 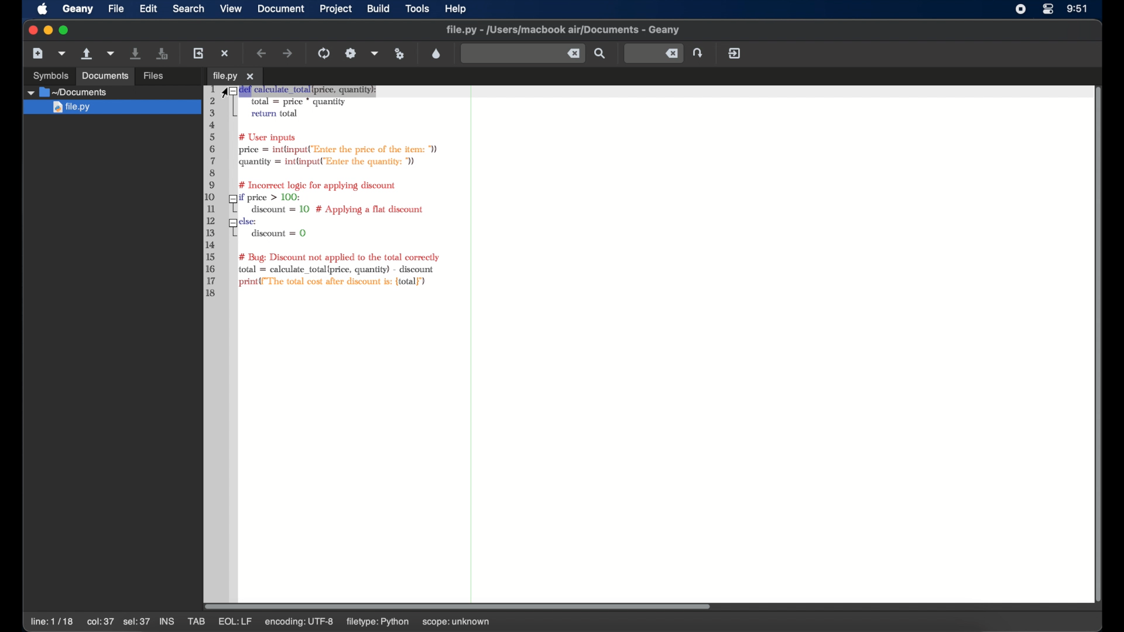 What do you see at coordinates (1078, 9) in the screenshot?
I see `time` at bounding box center [1078, 9].